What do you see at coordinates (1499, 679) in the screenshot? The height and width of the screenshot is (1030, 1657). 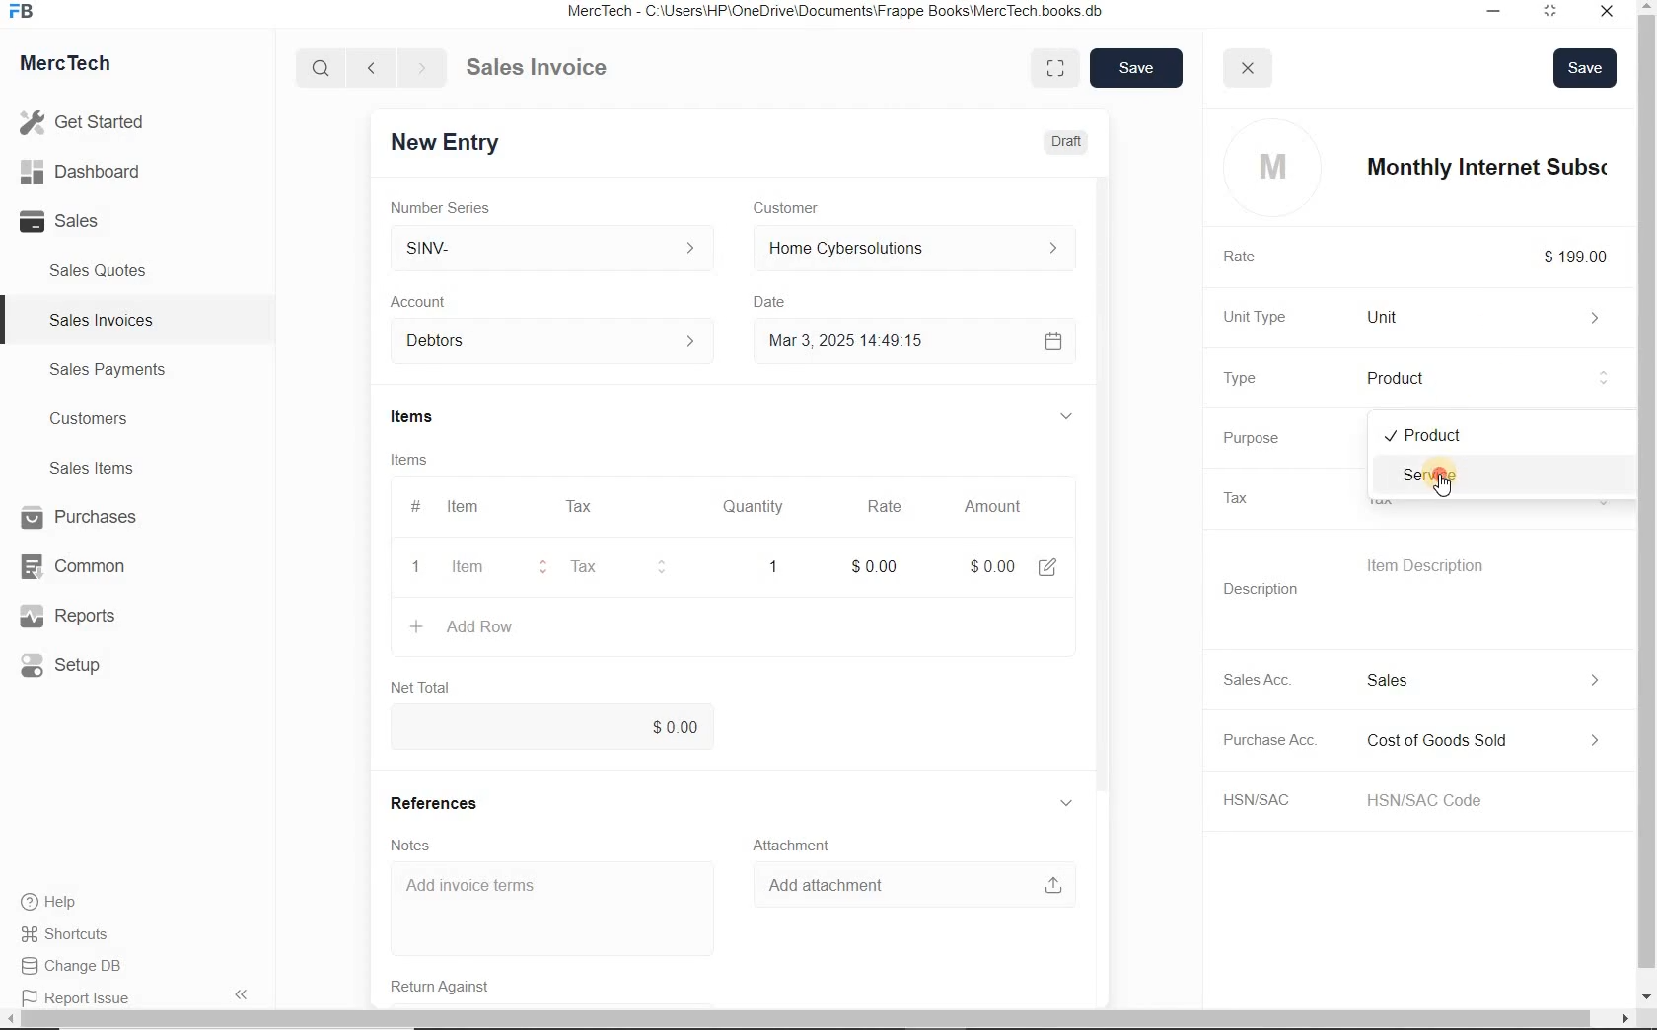 I see `Income` at bounding box center [1499, 679].